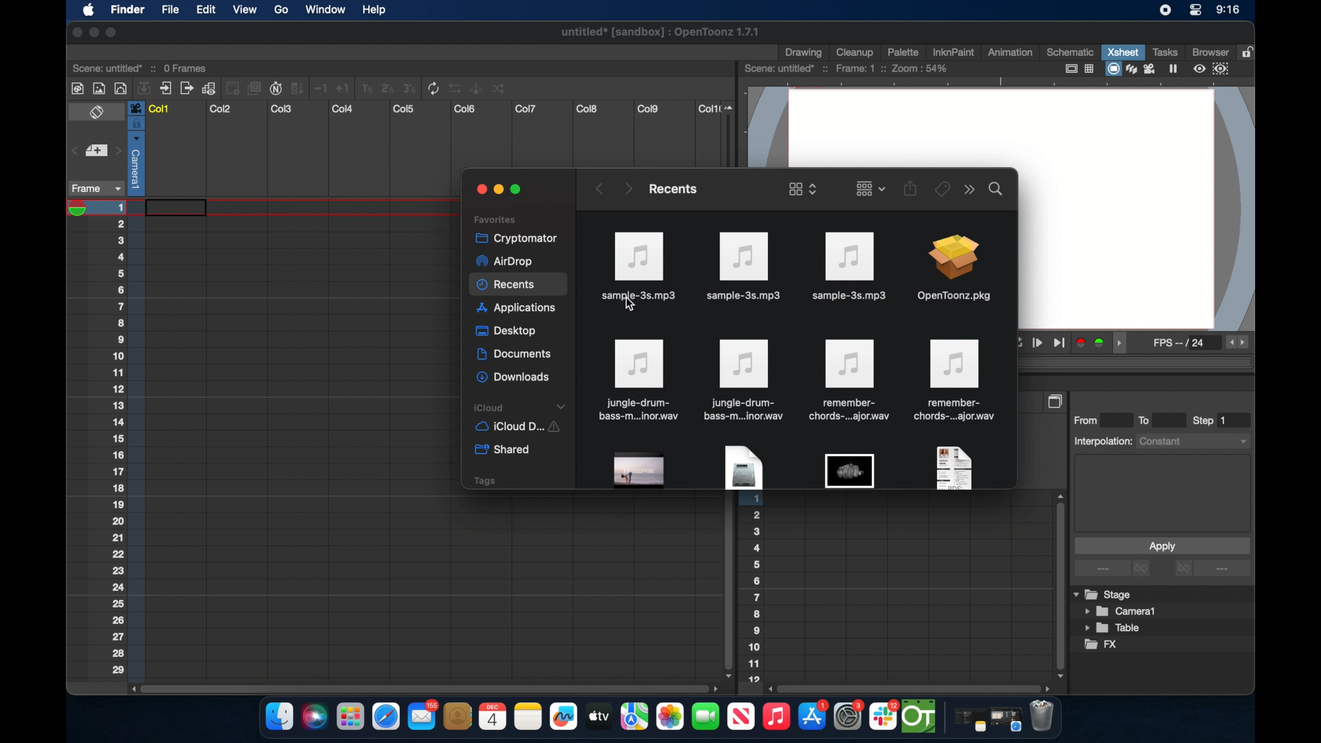 The height and width of the screenshot is (743, 1321). What do you see at coordinates (290, 87) in the screenshot?
I see `more tools` at bounding box center [290, 87].